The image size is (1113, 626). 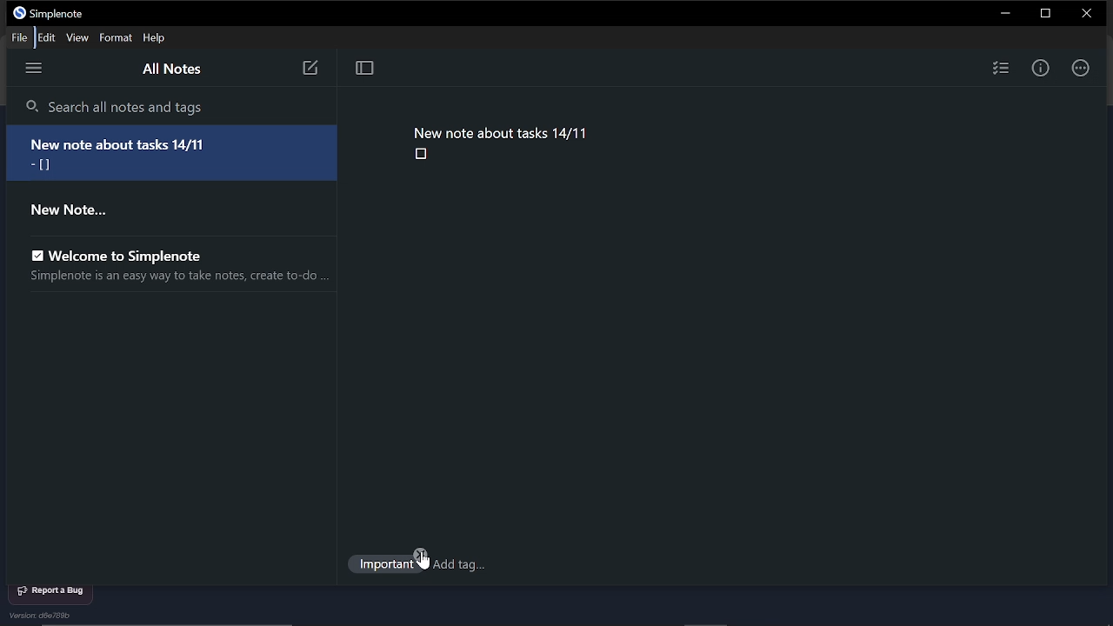 What do you see at coordinates (1003, 14) in the screenshot?
I see `Minimize` at bounding box center [1003, 14].